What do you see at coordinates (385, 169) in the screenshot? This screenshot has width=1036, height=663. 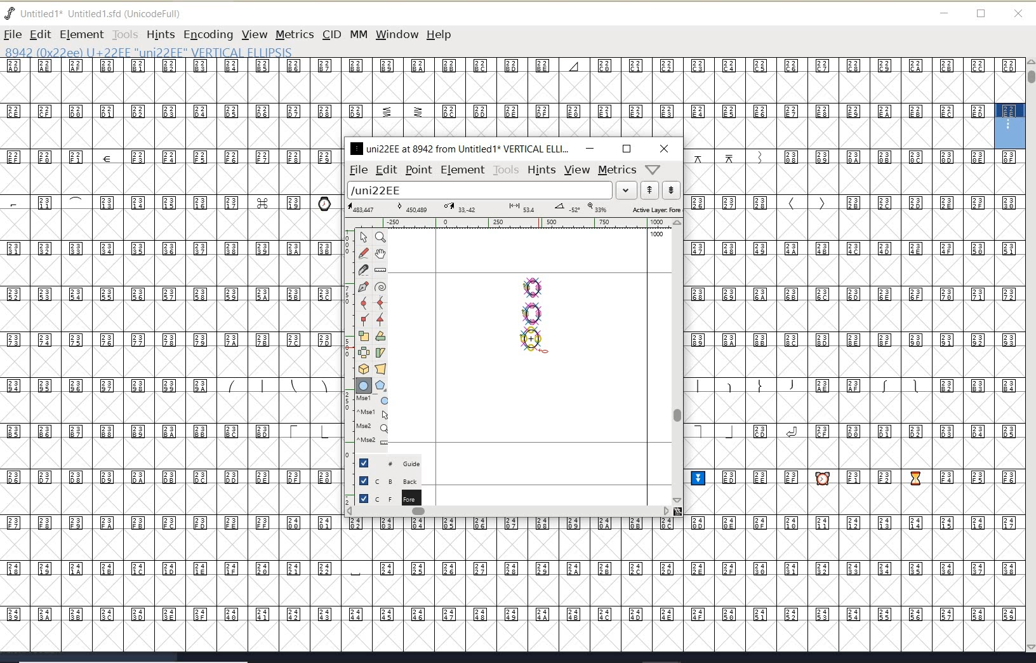 I see `edit` at bounding box center [385, 169].